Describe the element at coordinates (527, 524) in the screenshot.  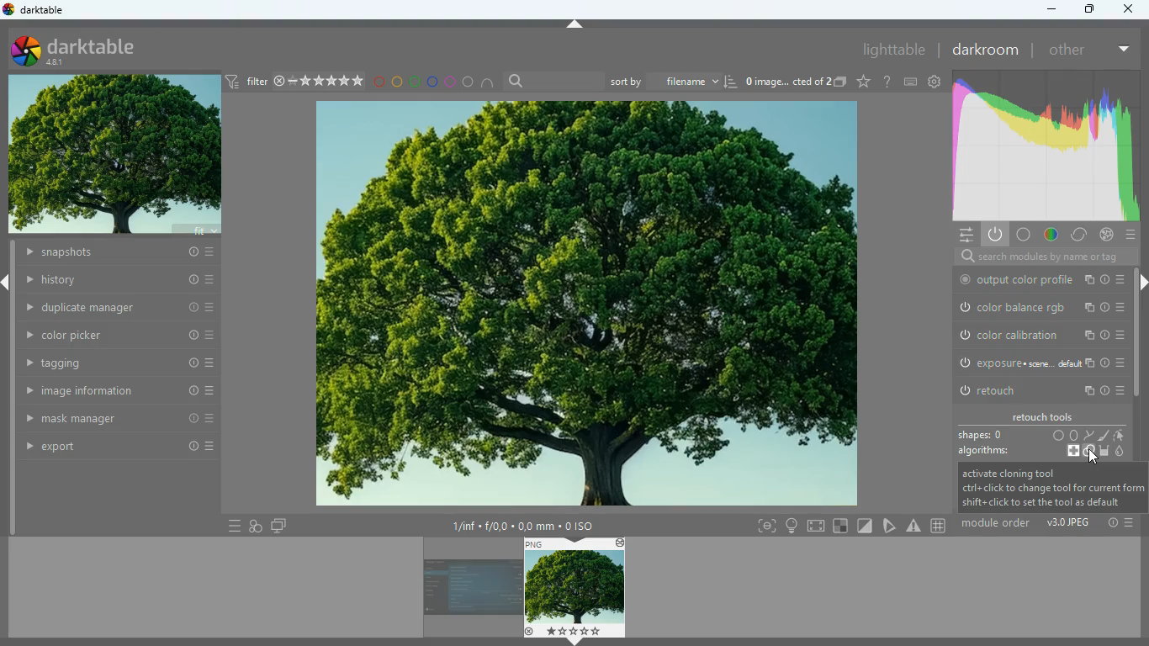
I see `image details` at that location.